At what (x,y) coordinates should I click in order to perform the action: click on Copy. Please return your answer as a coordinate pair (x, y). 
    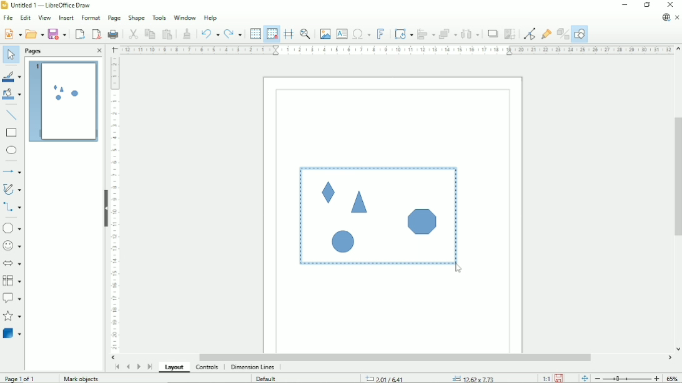
    Looking at the image, I should click on (149, 33).